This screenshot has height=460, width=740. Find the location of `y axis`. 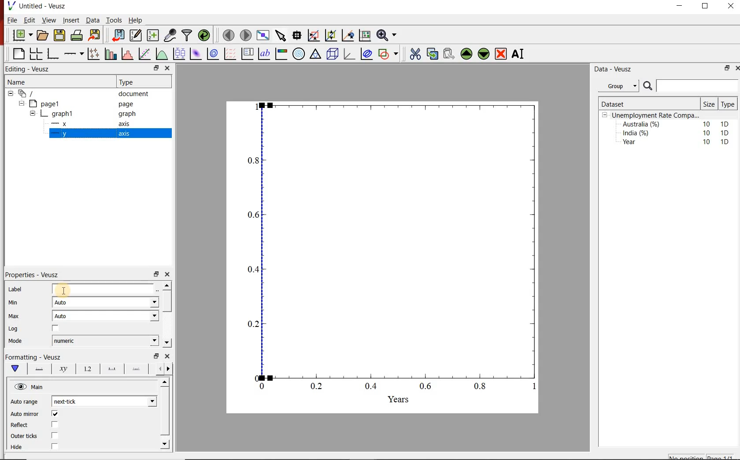

y axis is located at coordinates (95, 134).